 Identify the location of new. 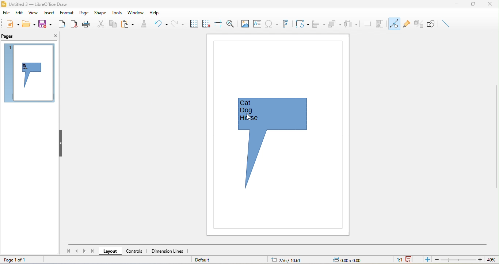
(10, 24).